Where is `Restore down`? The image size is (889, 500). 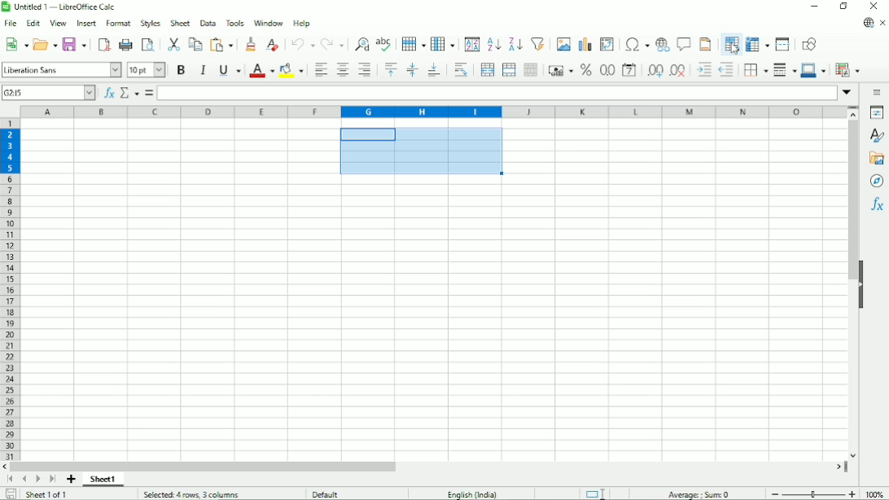 Restore down is located at coordinates (844, 7).